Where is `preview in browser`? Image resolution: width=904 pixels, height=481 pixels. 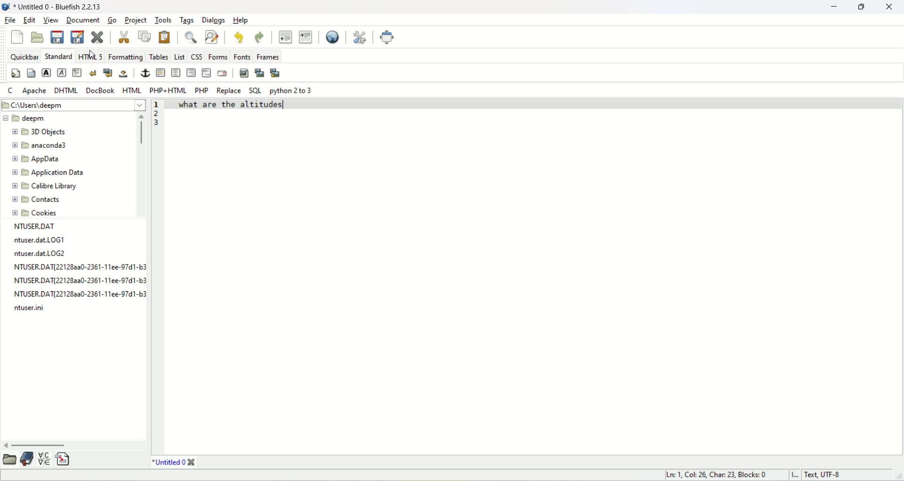
preview in browser is located at coordinates (332, 36).